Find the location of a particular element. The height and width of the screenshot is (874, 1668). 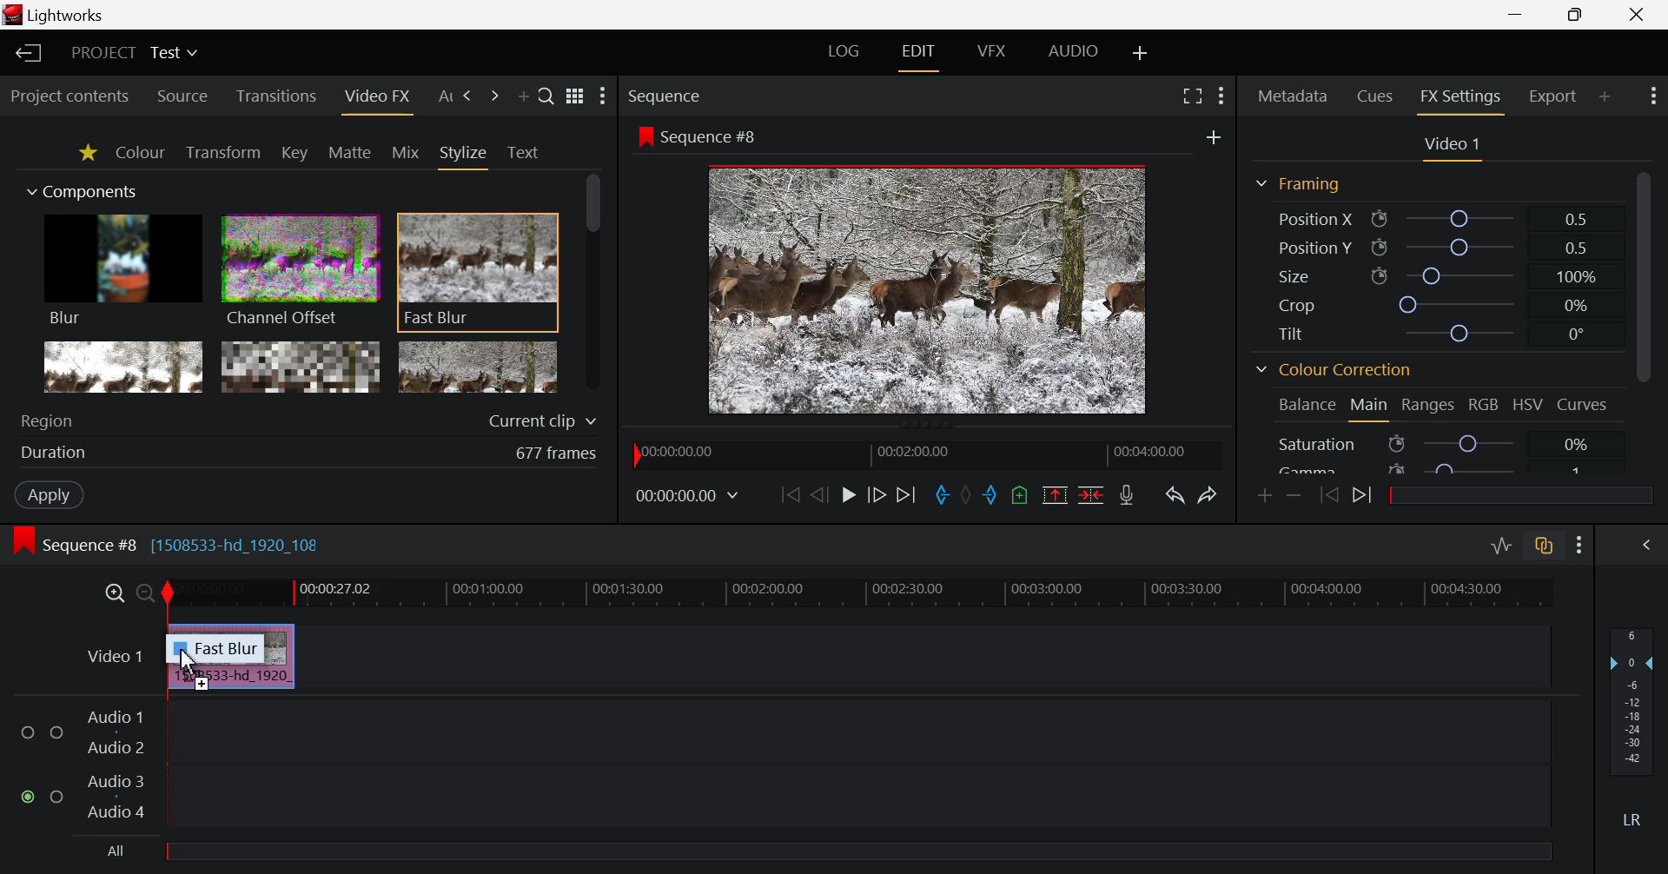

Minimize is located at coordinates (1578, 14).